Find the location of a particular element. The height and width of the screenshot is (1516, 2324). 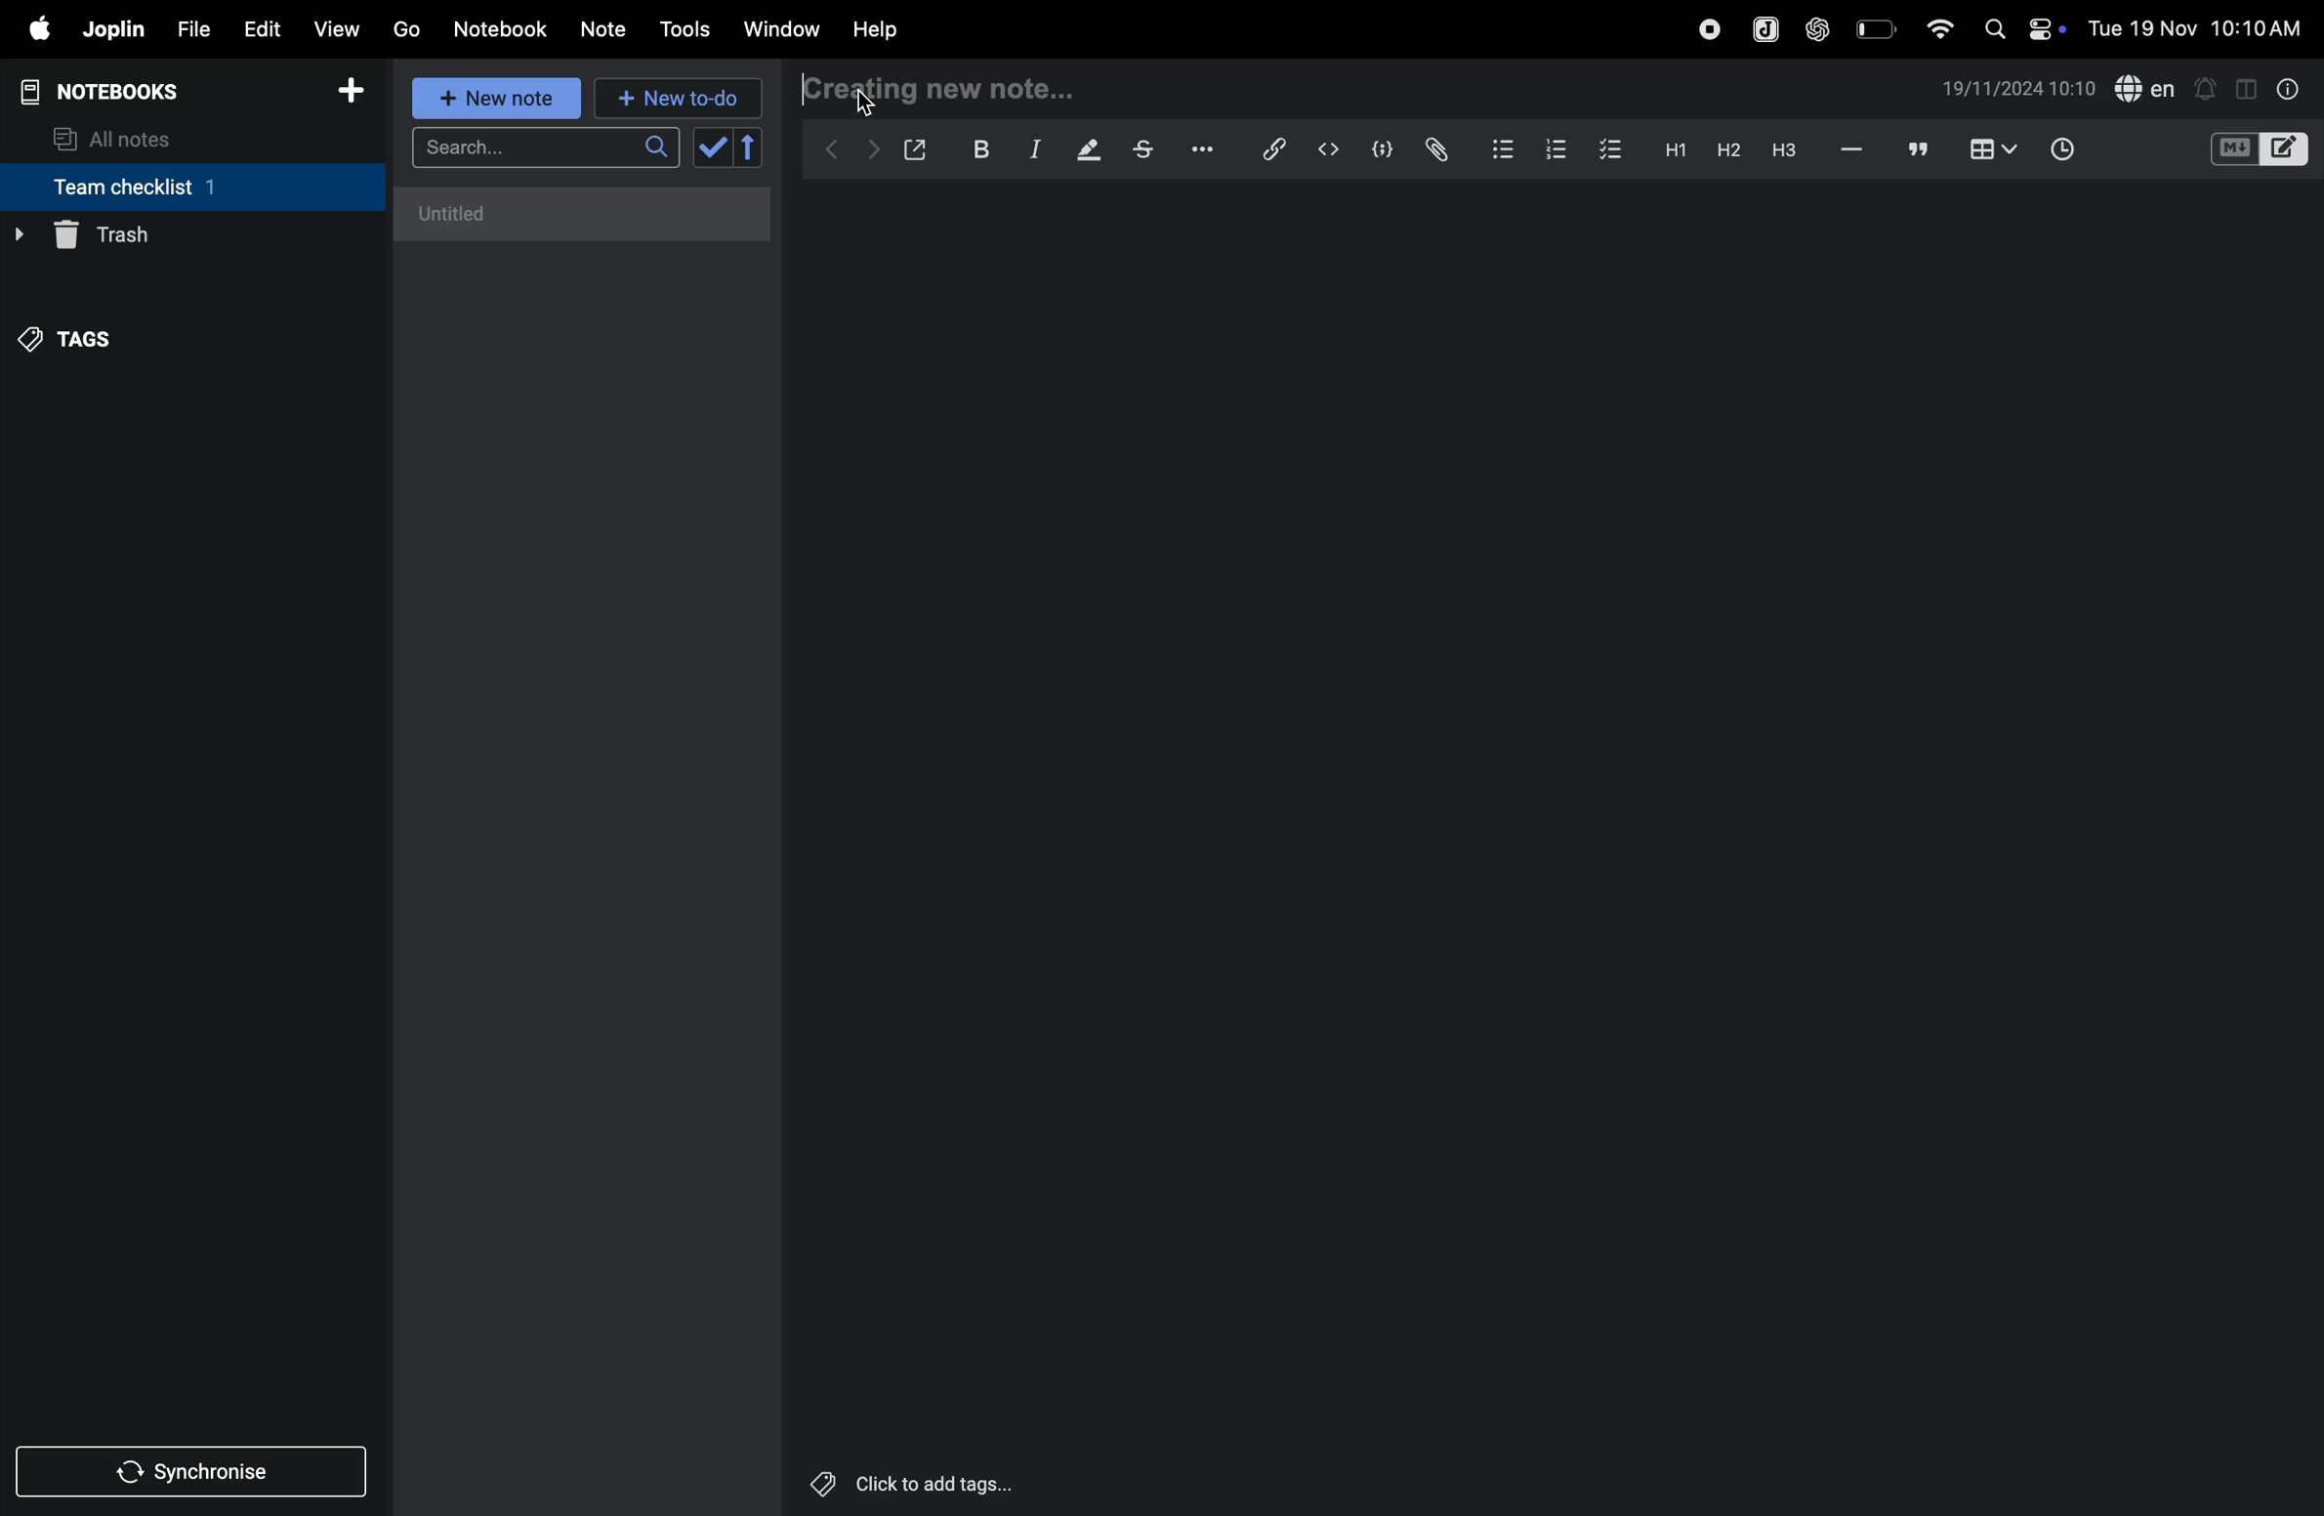

attach file is located at coordinates (1434, 148).